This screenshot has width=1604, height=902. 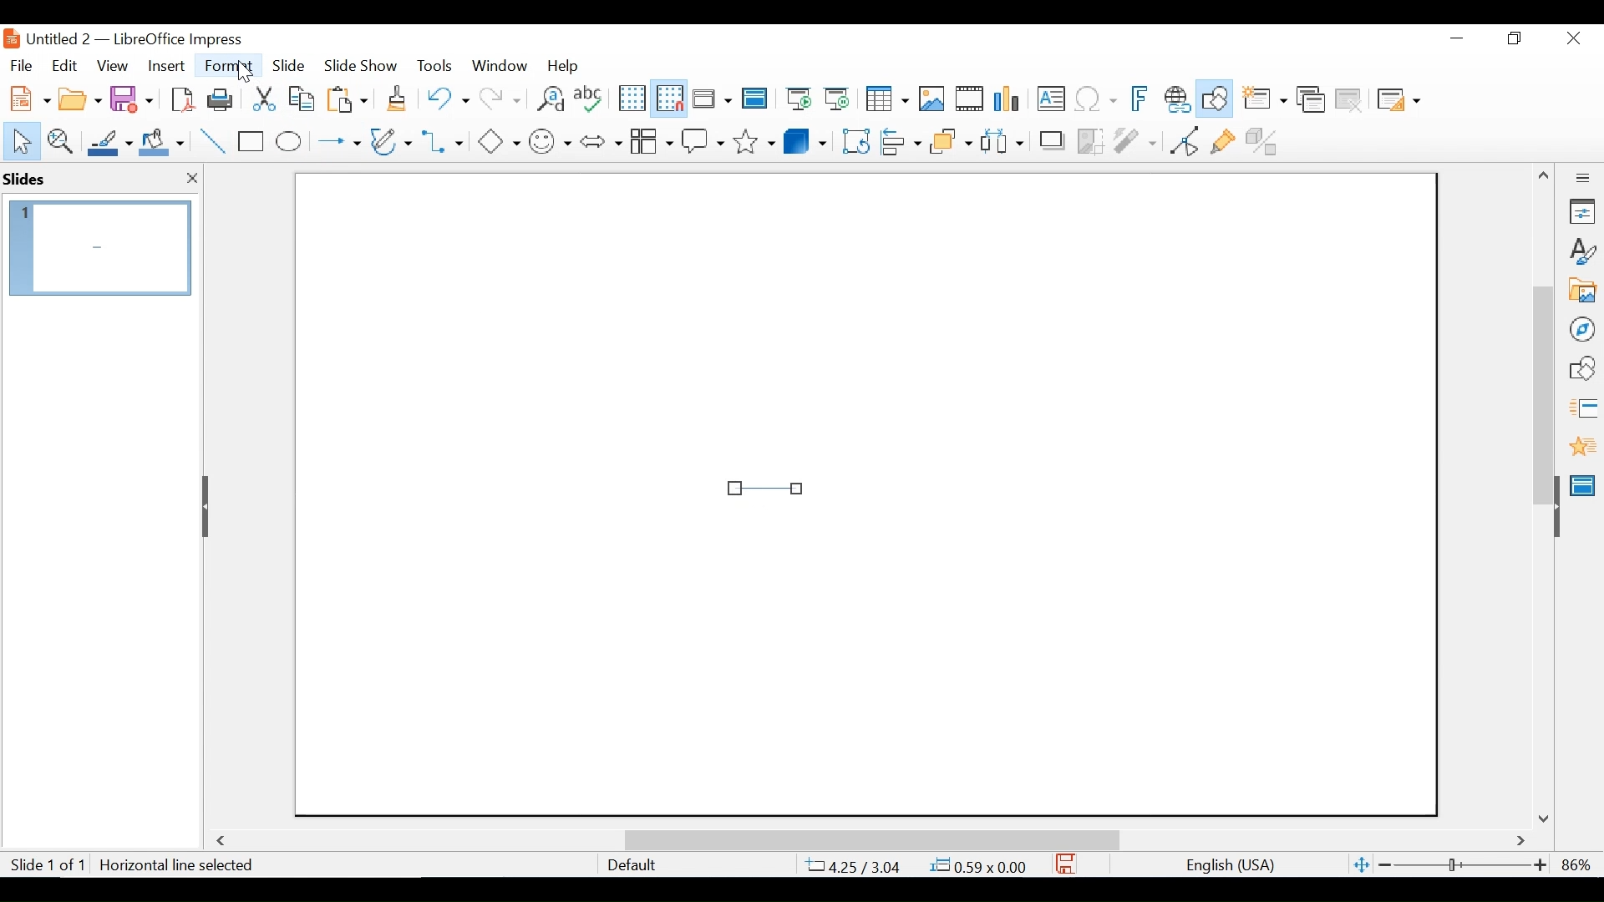 What do you see at coordinates (1582, 368) in the screenshot?
I see `Shapes` at bounding box center [1582, 368].